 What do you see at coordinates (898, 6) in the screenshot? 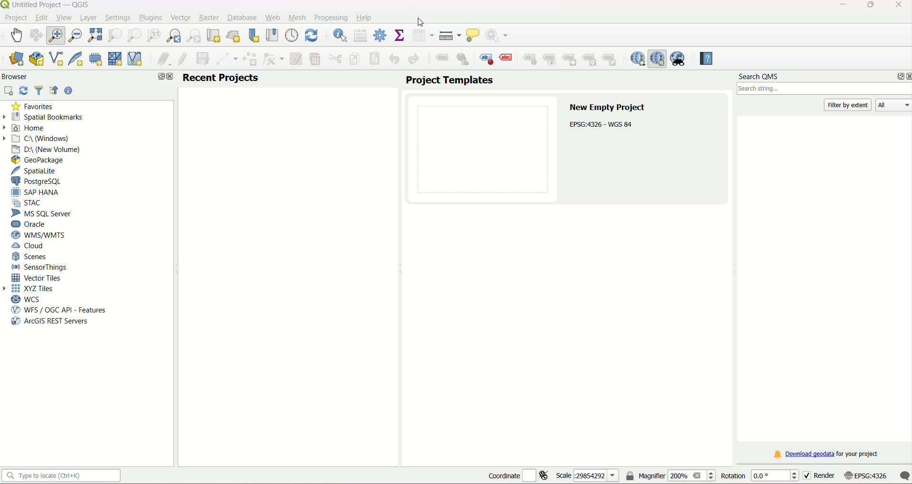
I see `close` at bounding box center [898, 6].